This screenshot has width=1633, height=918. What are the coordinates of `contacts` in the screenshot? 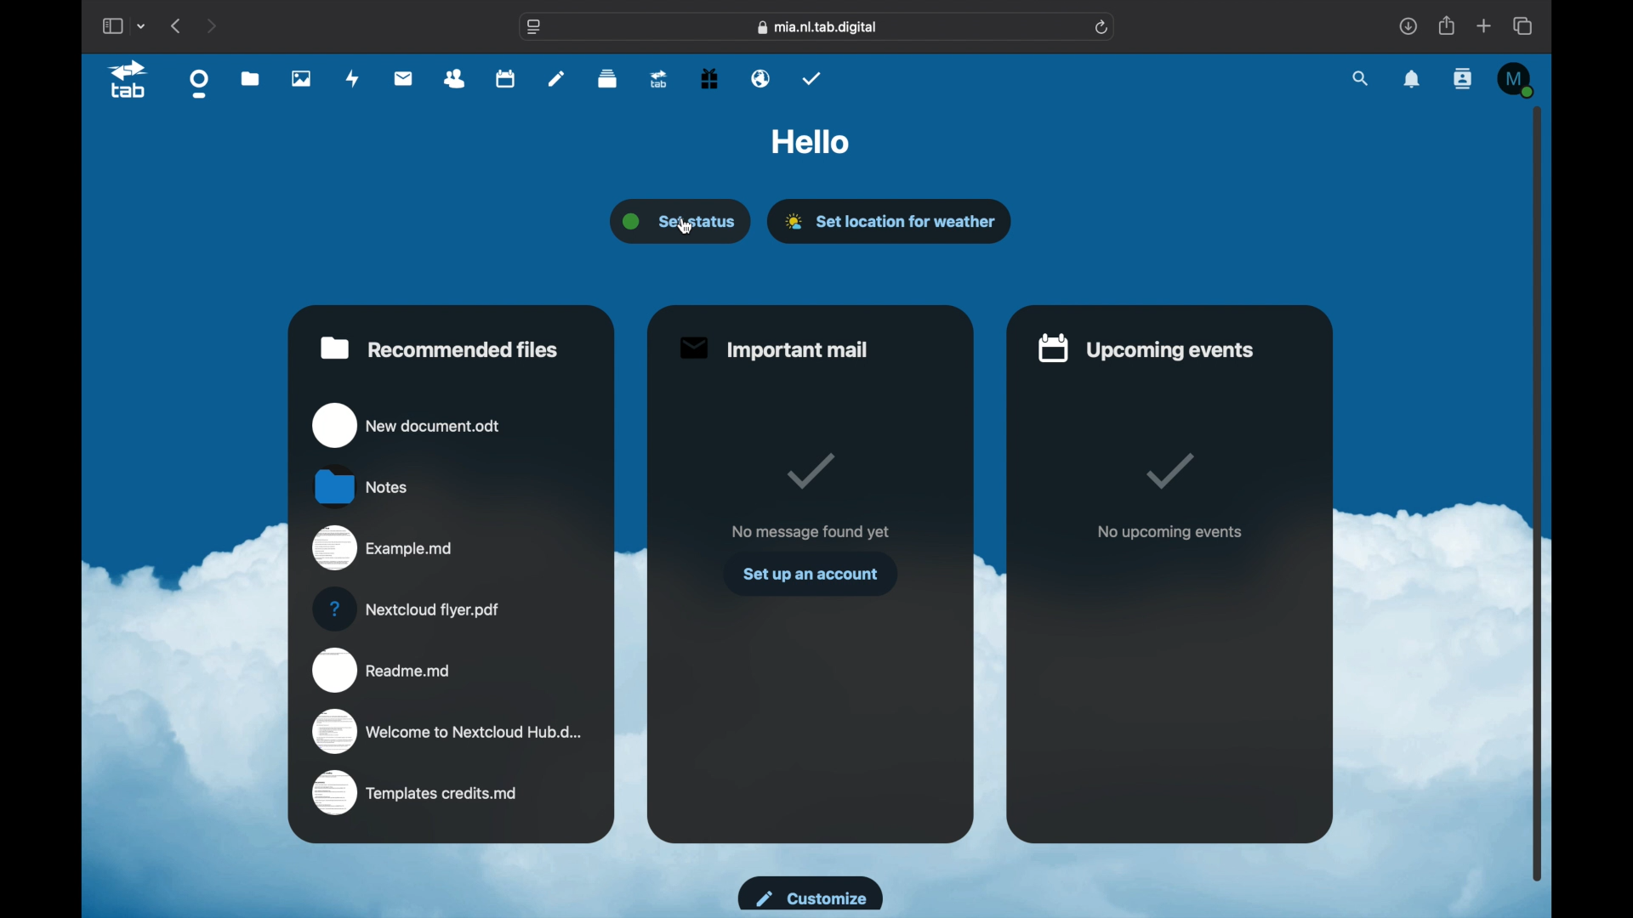 It's located at (454, 79).